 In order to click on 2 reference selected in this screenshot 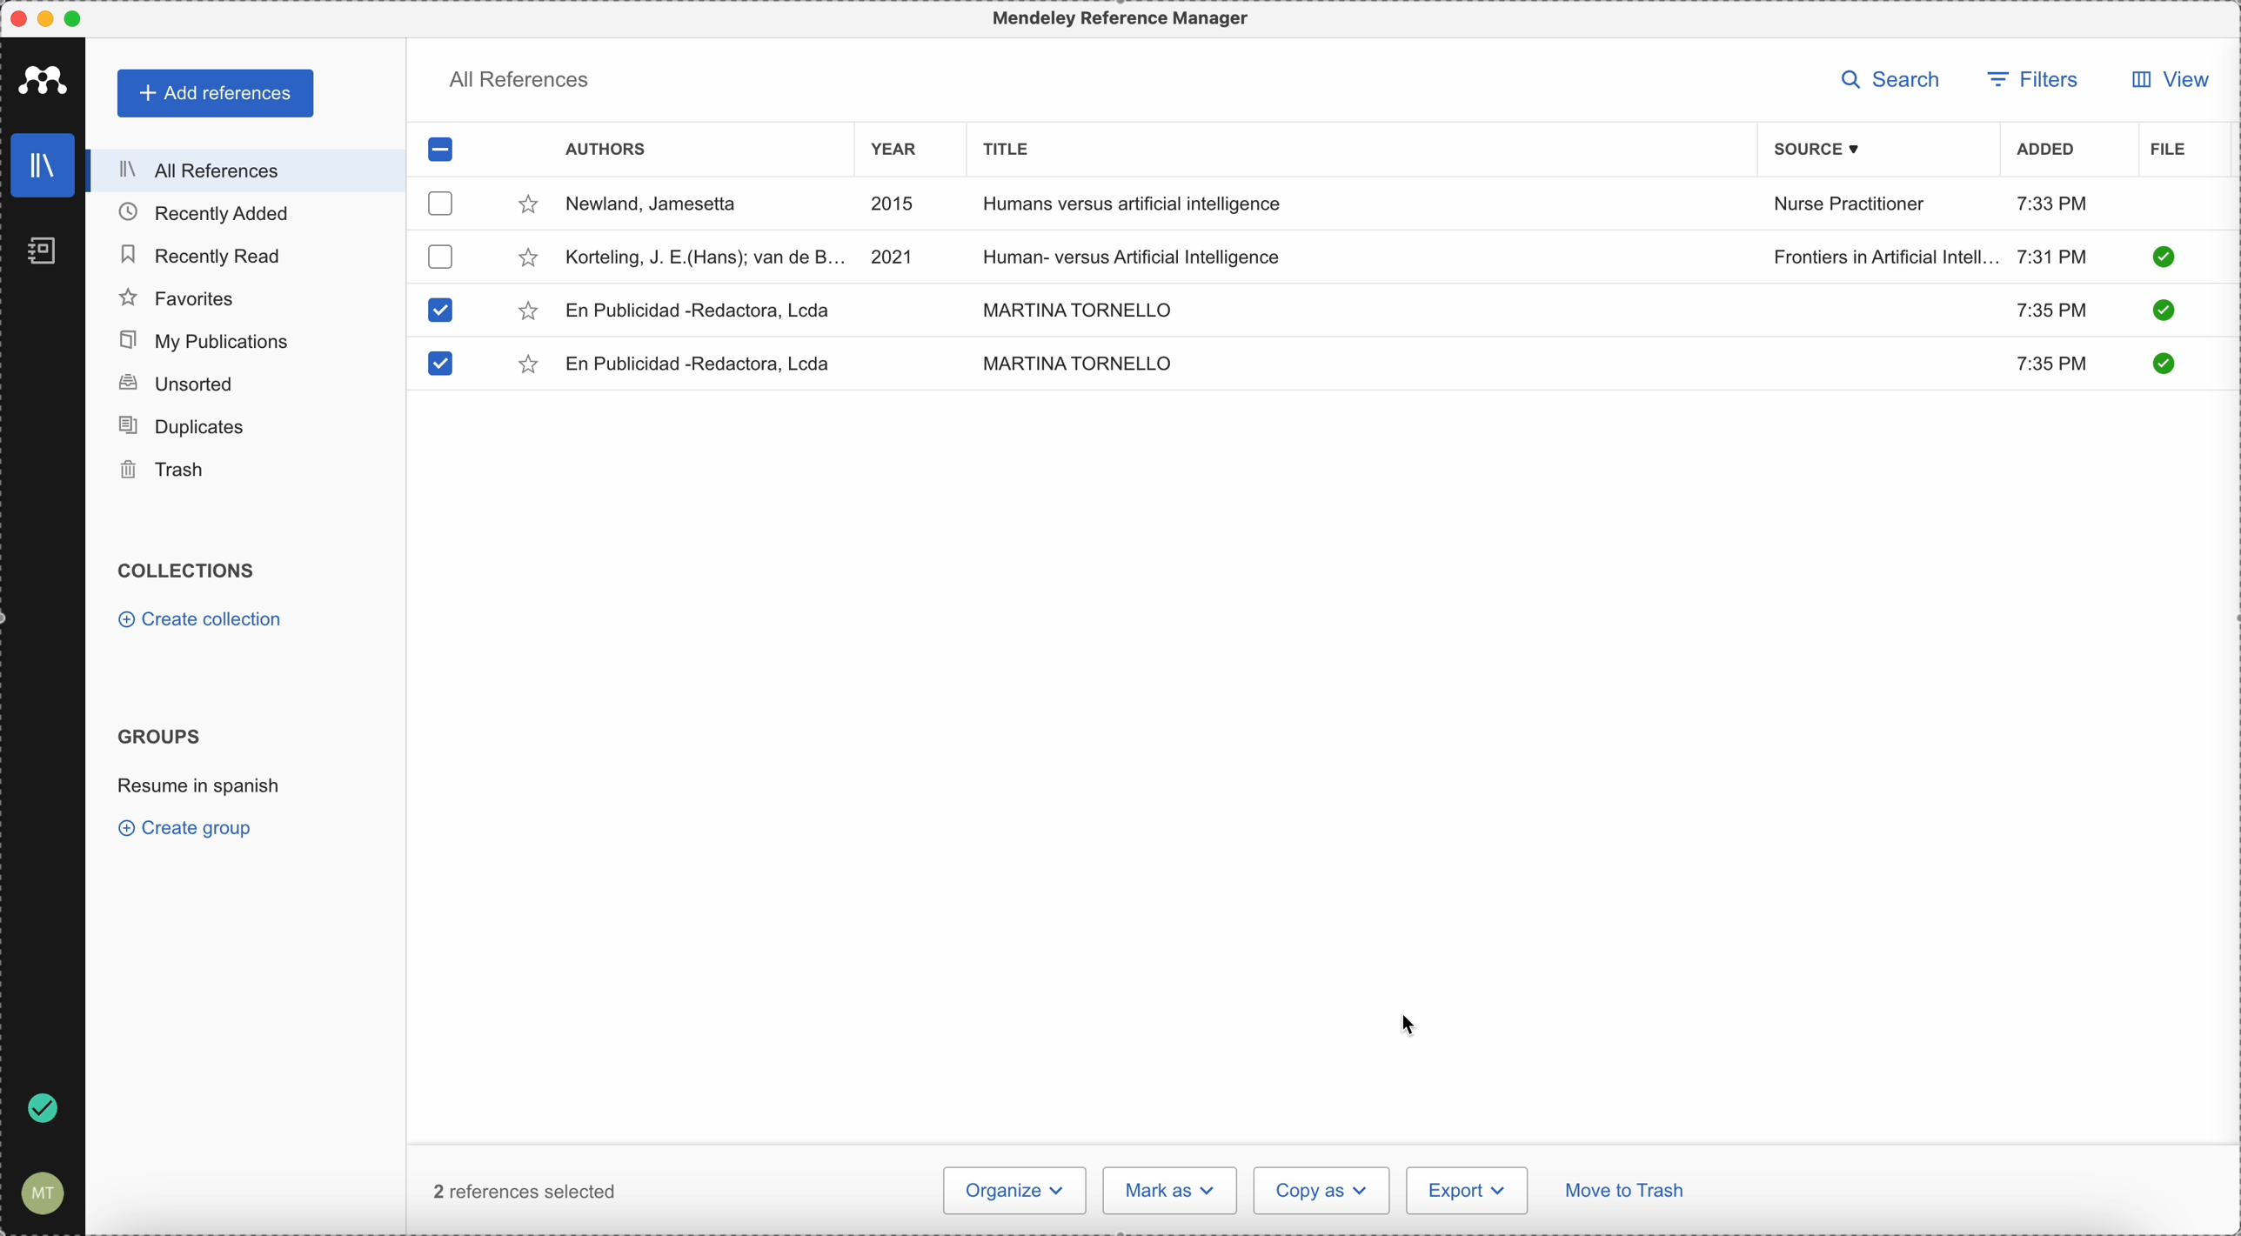, I will do `click(525, 1191)`.